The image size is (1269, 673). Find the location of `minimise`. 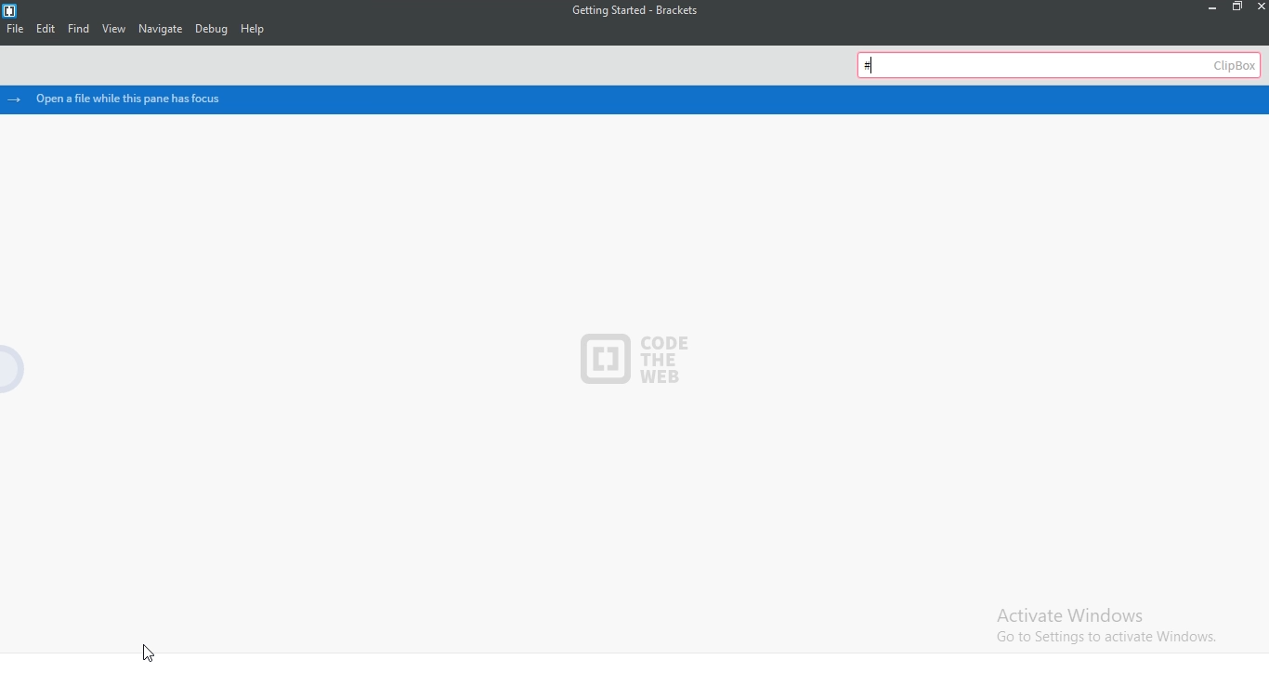

minimise is located at coordinates (1213, 9).